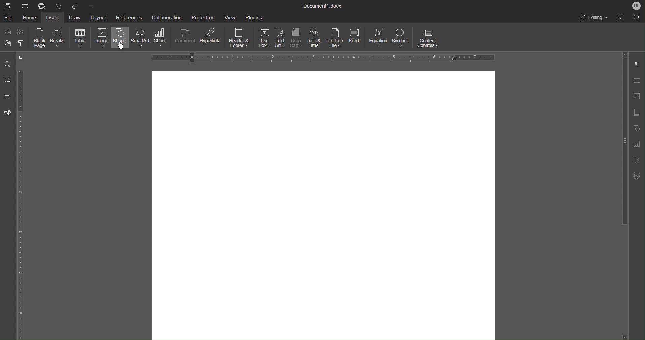 The image size is (645, 340). Describe the element at coordinates (323, 203) in the screenshot. I see `Blank page` at that location.